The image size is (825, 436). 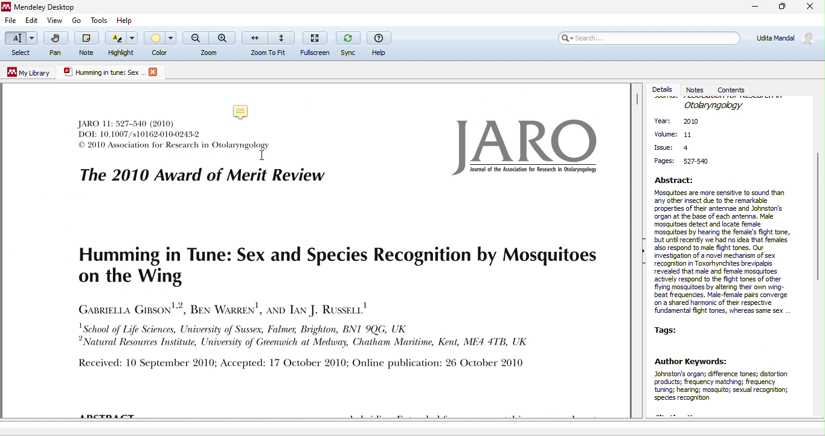 I want to click on view, so click(x=55, y=21).